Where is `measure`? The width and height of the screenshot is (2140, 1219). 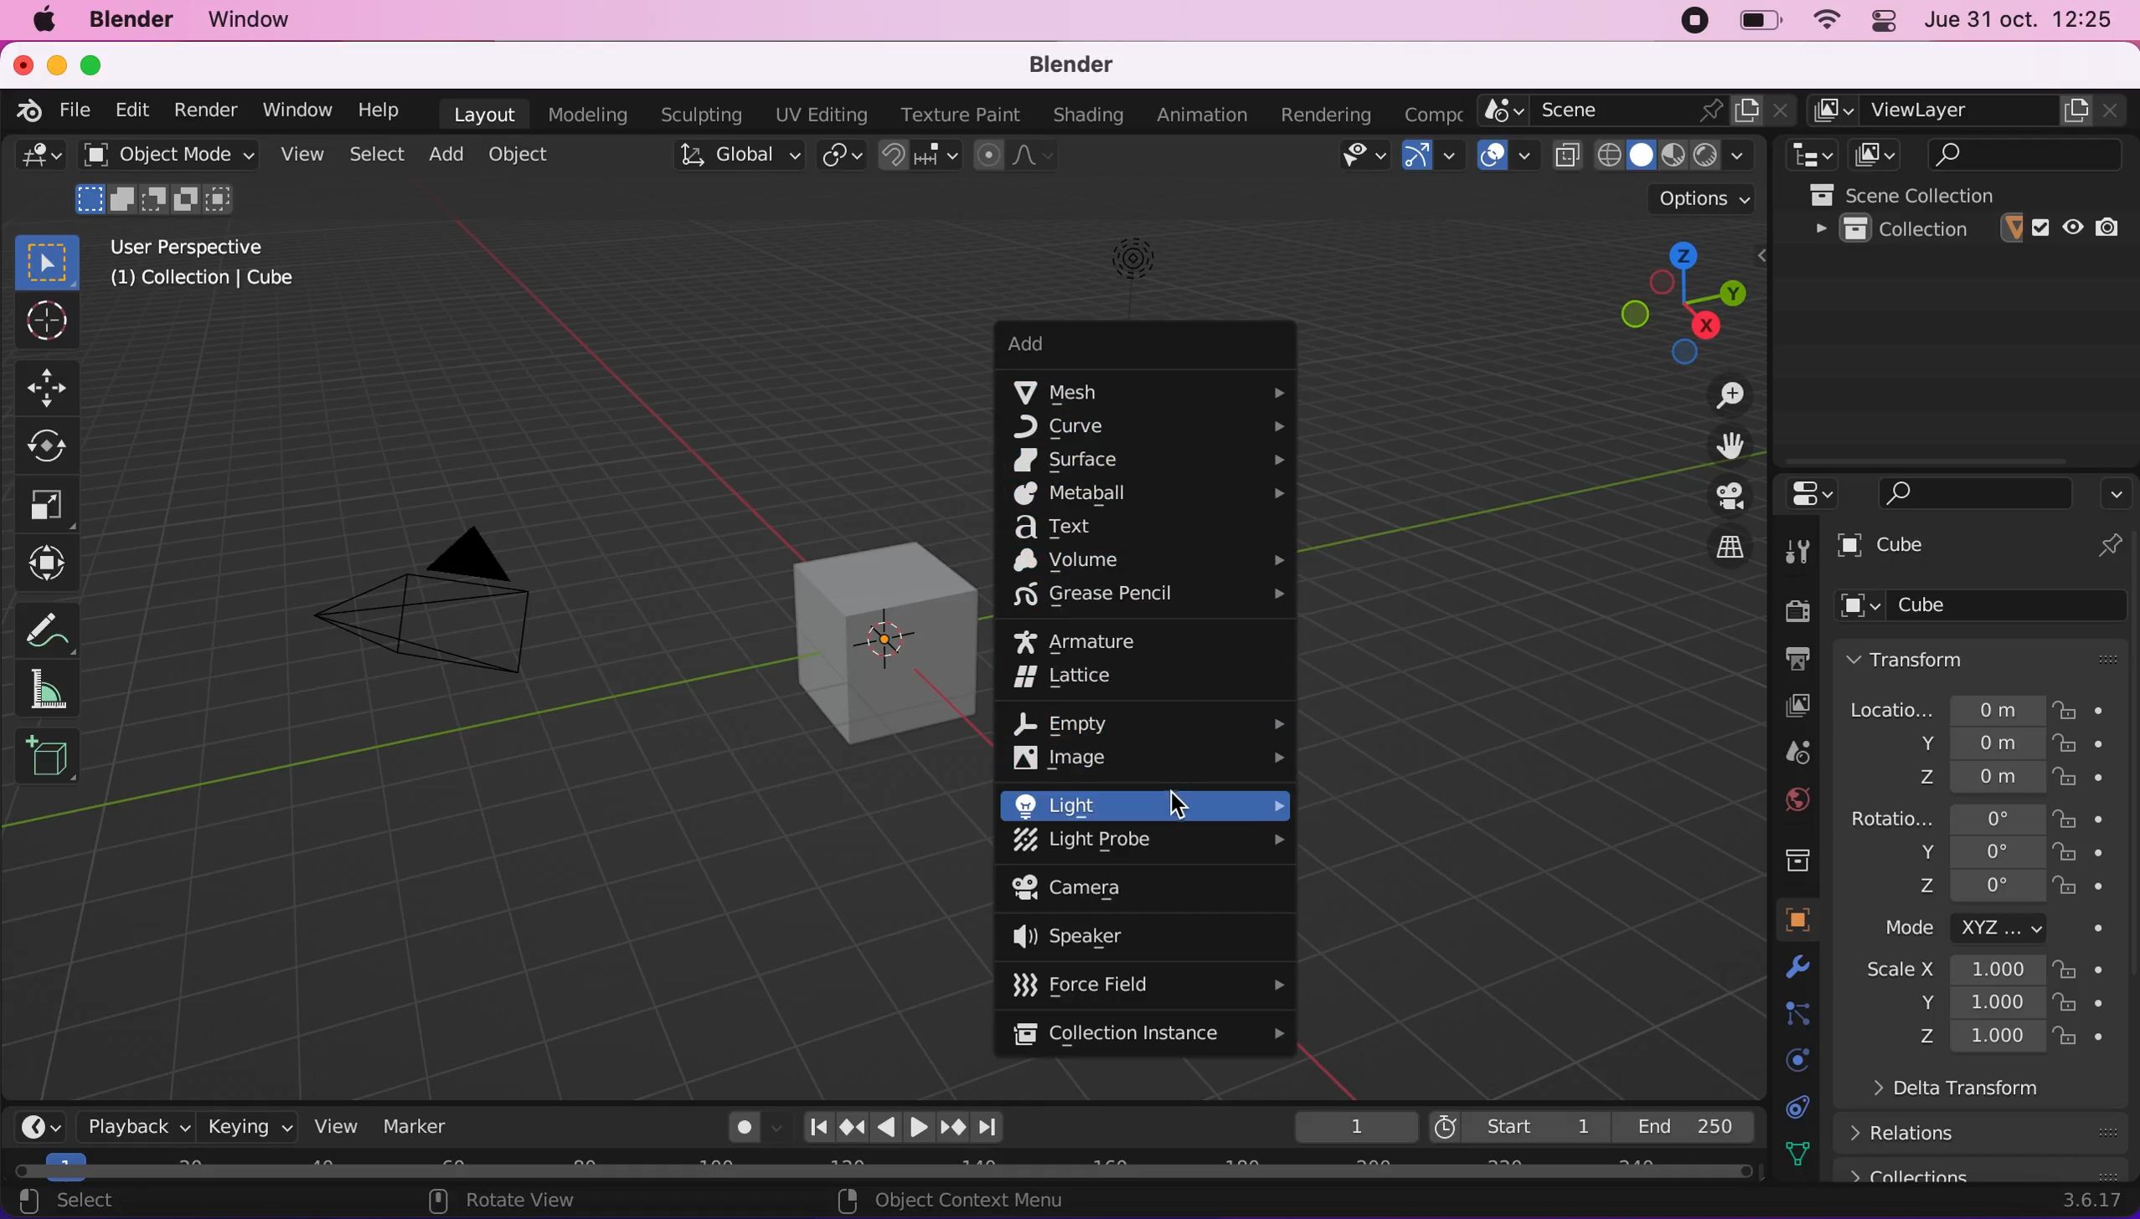 measure is located at coordinates (59, 625).